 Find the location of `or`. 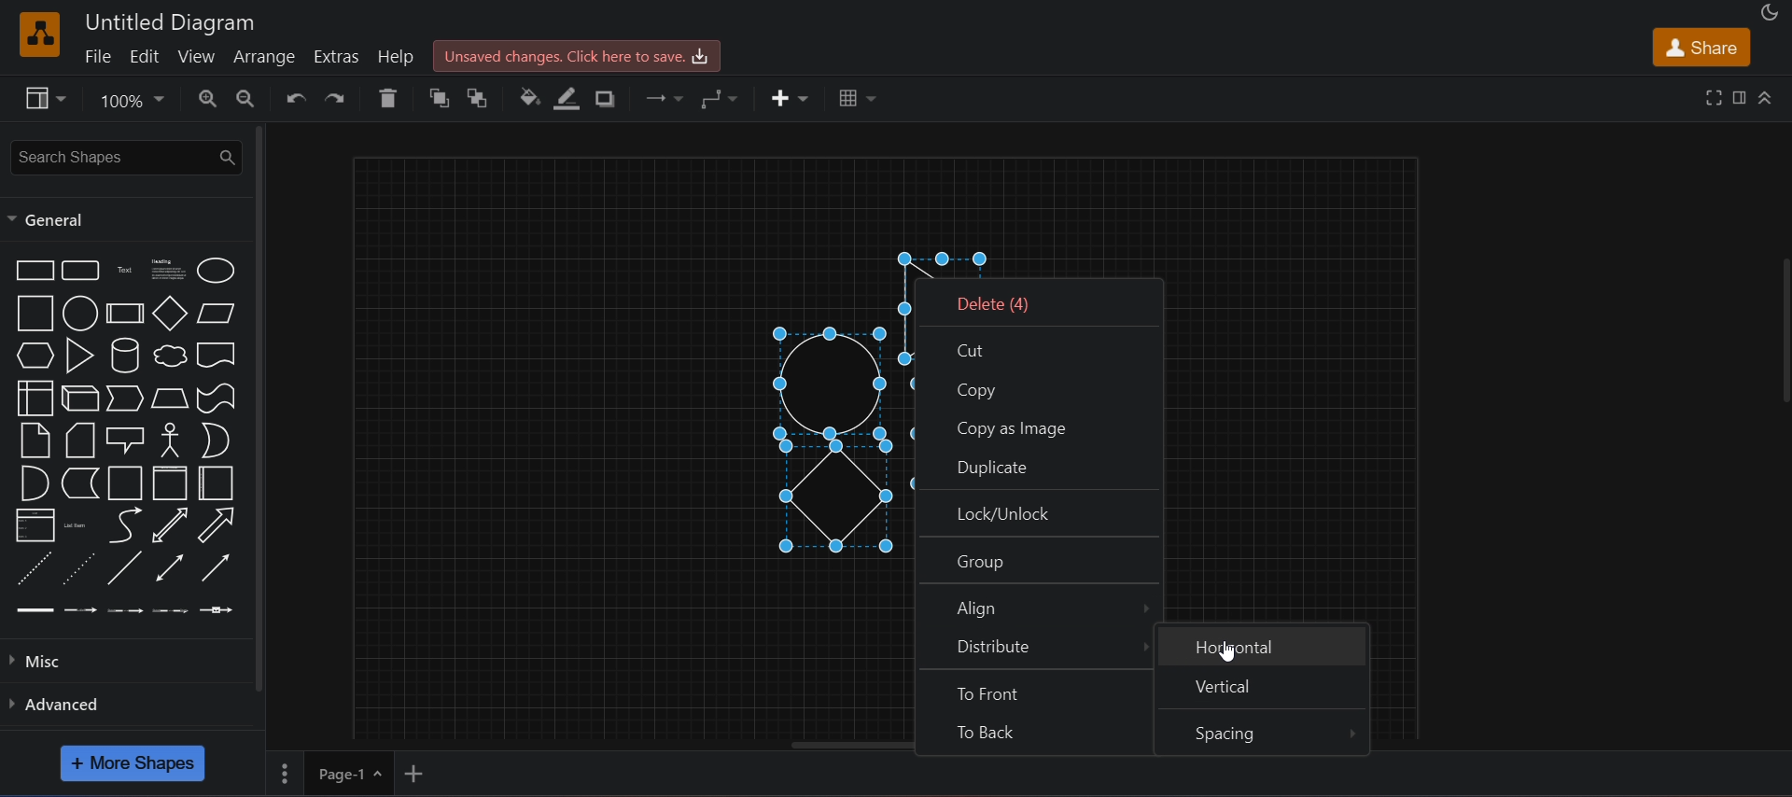

or is located at coordinates (215, 440).